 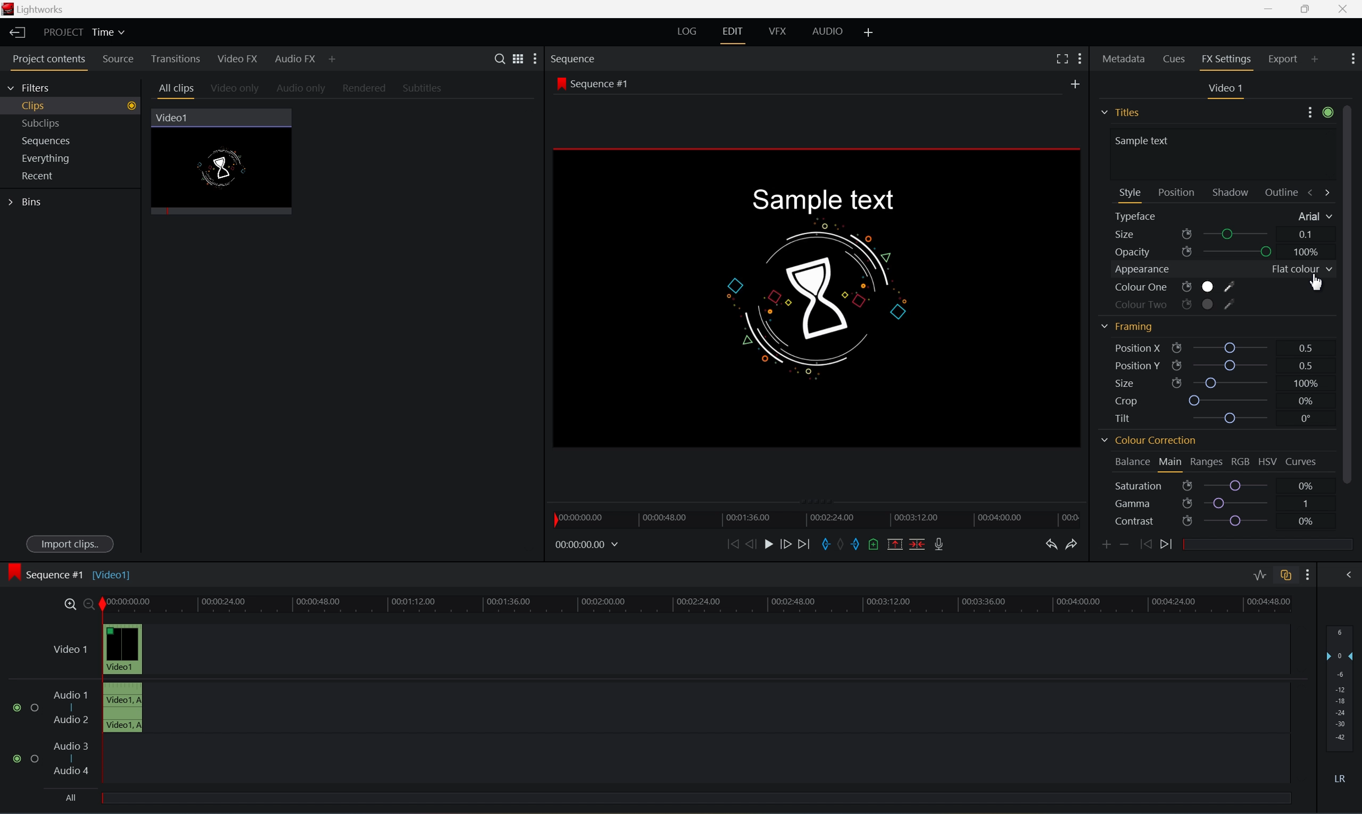 What do you see at coordinates (515, 58) in the screenshot?
I see `View` at bounding box center [515, 58].